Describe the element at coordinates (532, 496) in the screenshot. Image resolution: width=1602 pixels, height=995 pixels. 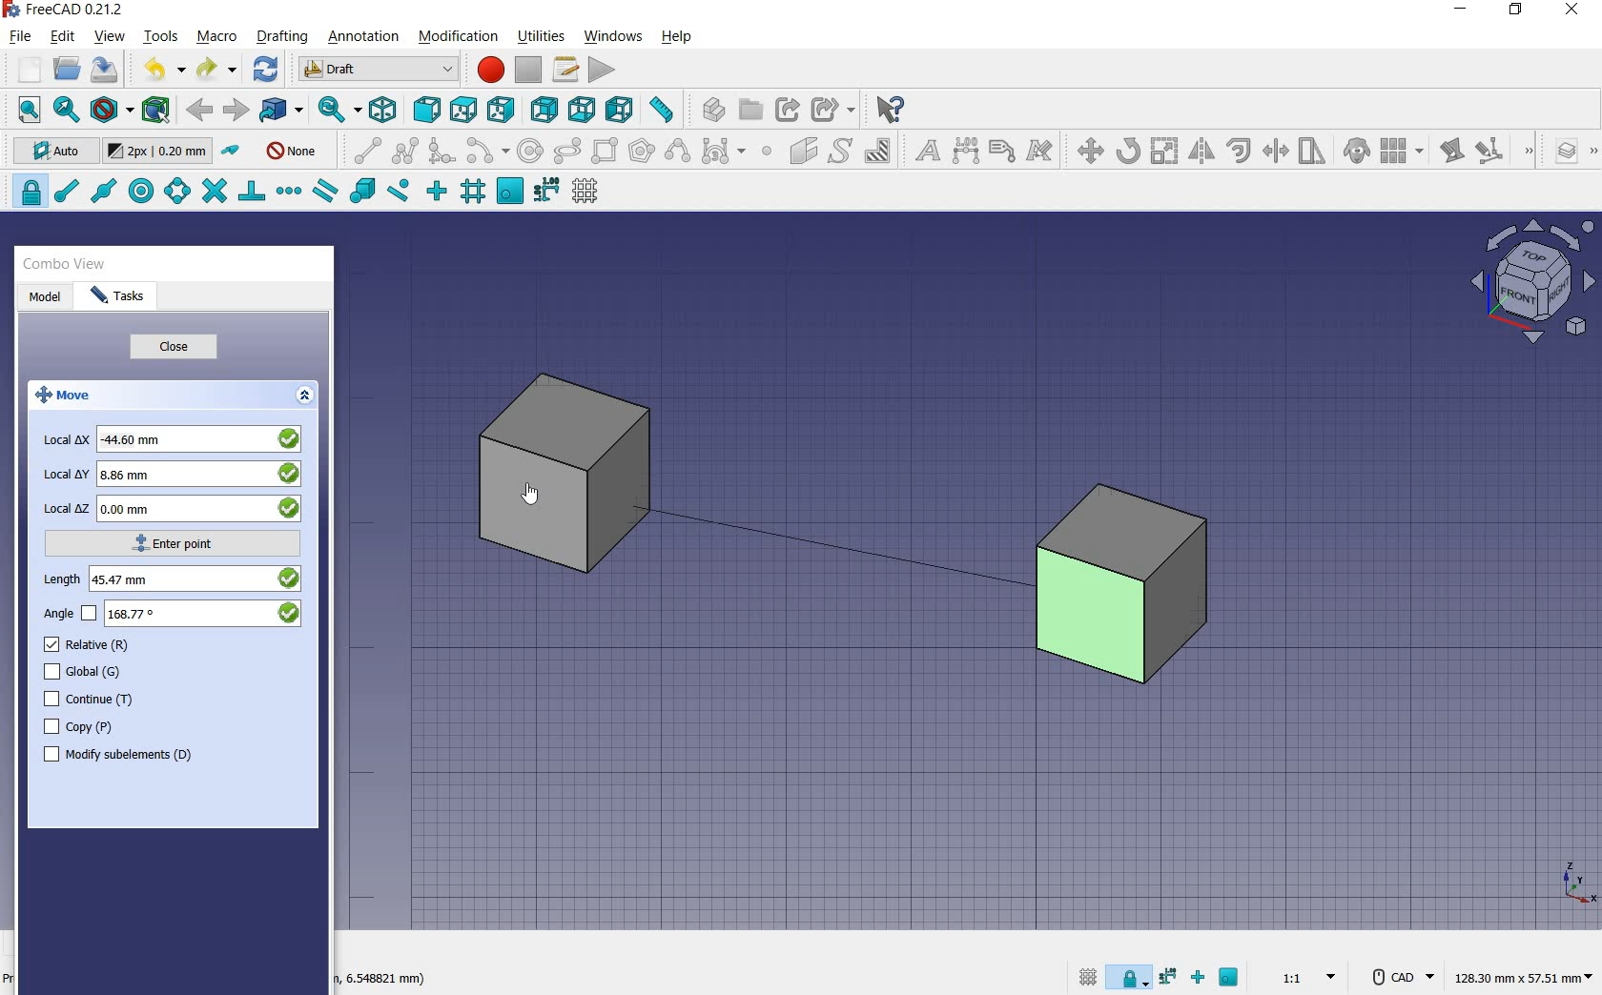
I see `cursor on object` at that location.